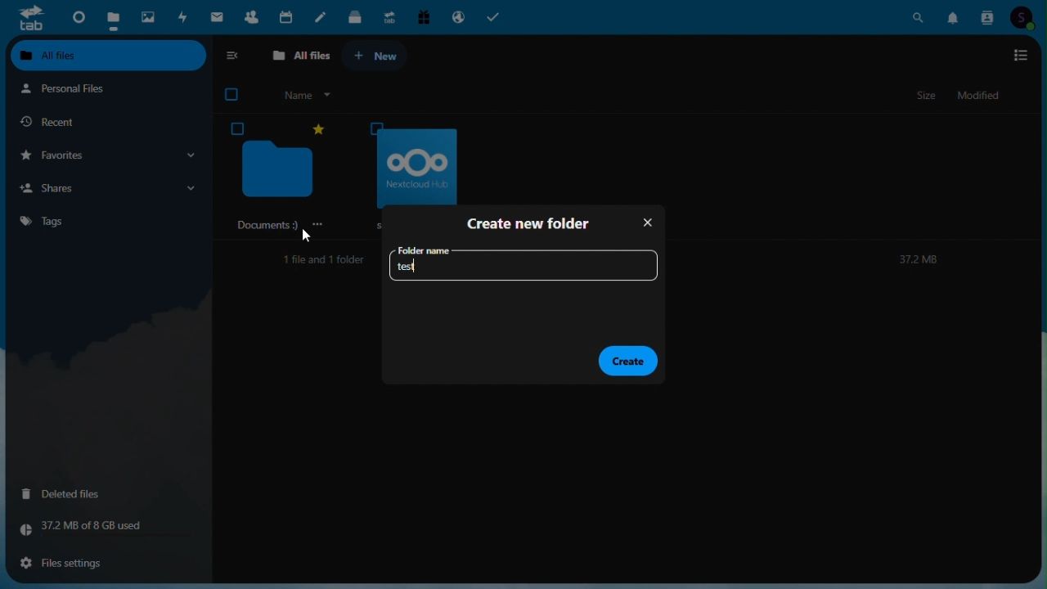 Image resolution: width=1047 pixels, height=589 pixels. What do you see at coordinates (459, 16) in the screenshot?
I see `Email hosting` at bounding box center [459, 16].